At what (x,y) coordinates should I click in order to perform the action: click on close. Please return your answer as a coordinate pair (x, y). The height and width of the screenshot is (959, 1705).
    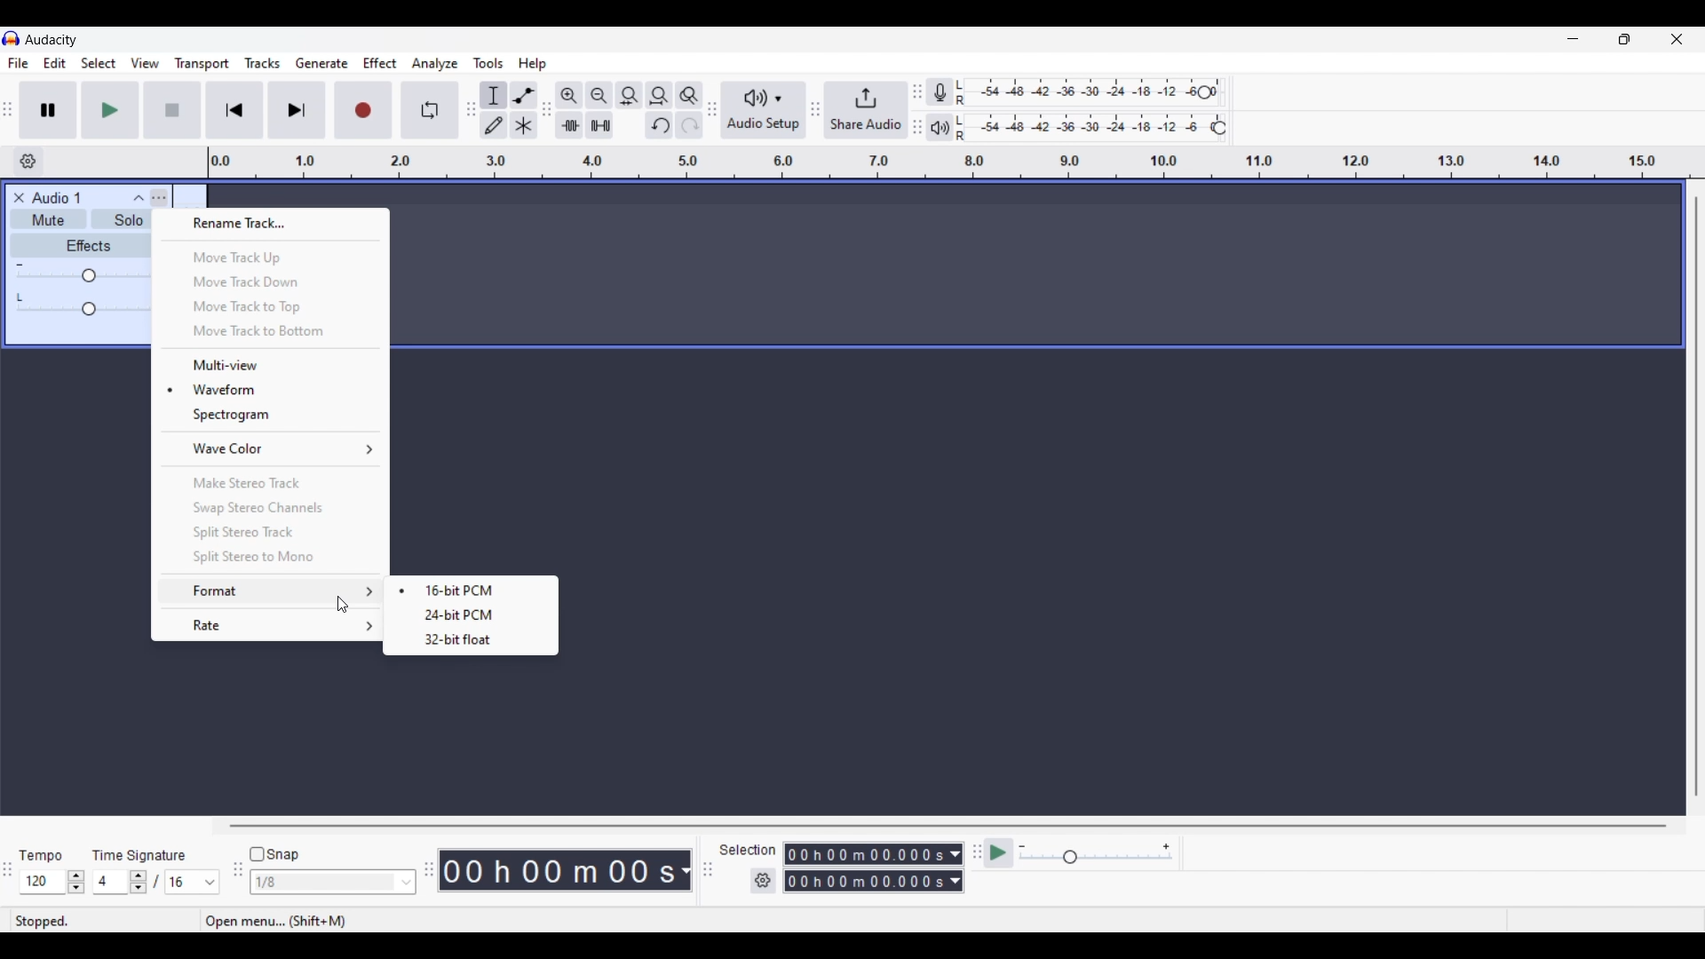
    Looking at the image, I should click on (17, 197).